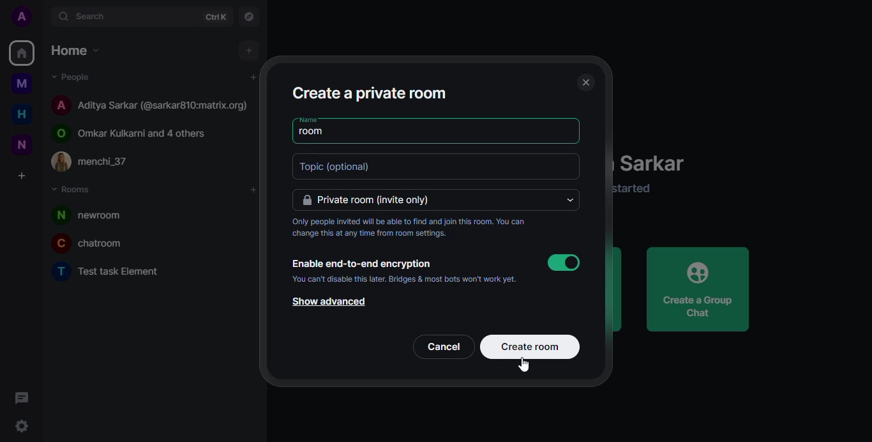 The height and width of the screenshot is (442, 872). Describe the element at coordinates (112, 273) in the screenshot. I see `Test task element` at that location.